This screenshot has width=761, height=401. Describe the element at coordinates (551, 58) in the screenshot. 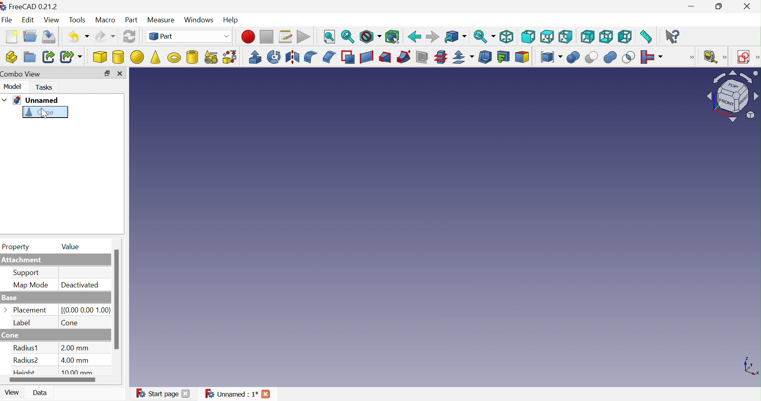

I see `Compound tools` at that location.